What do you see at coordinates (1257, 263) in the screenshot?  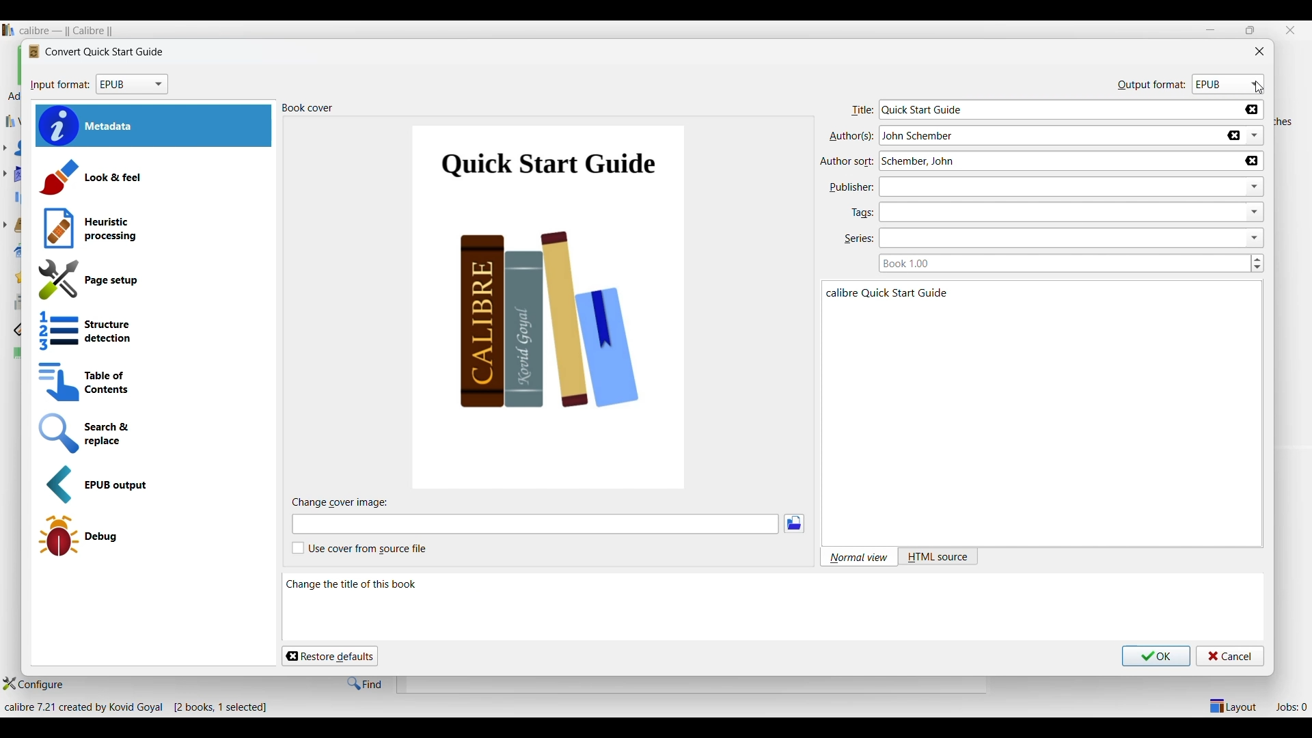 I see `Increase/Decrease book series` at bounding box center [1257, 263].